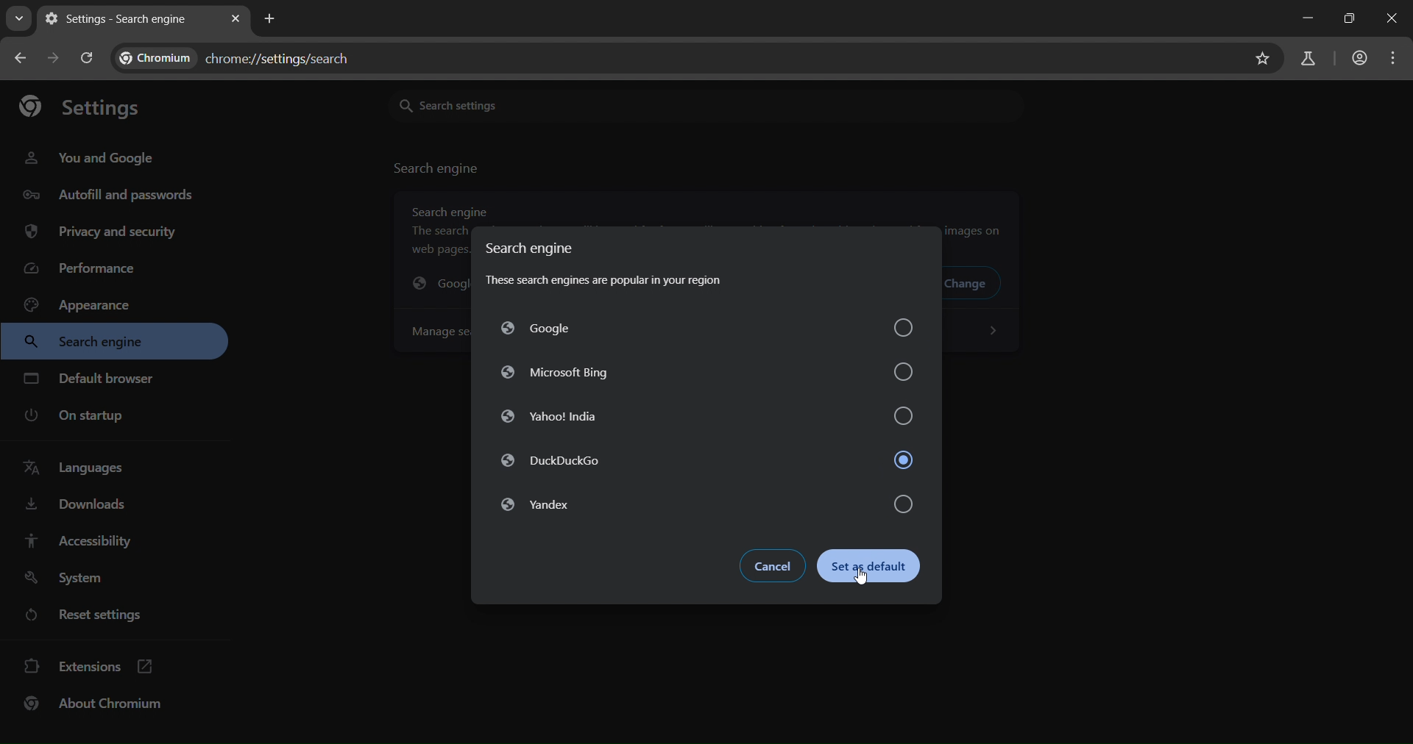 Image resolution: width=1413 pixels, height=744 pixels. Describe the element at coordinates (701, 505) in the screenshot. I see `Yandex` at that location.